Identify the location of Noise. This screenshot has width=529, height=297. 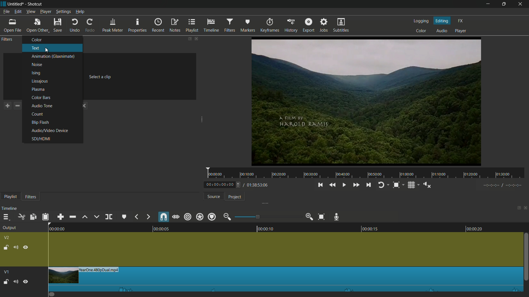
(37, 65).